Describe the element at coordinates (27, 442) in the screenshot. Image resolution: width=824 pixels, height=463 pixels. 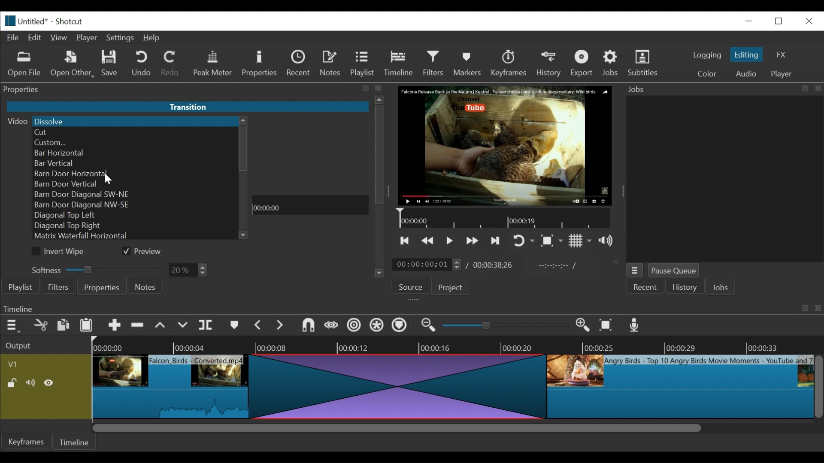
I see `Keyframes` at that location.